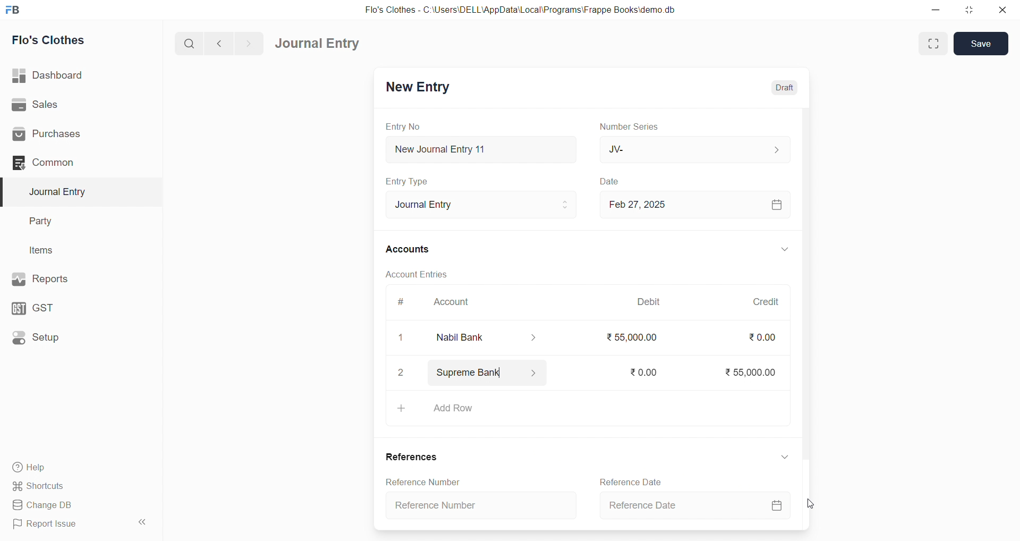  Describe the element at coordinates (61, 192) in the screenshot. I see `Journal Entry` at that location.